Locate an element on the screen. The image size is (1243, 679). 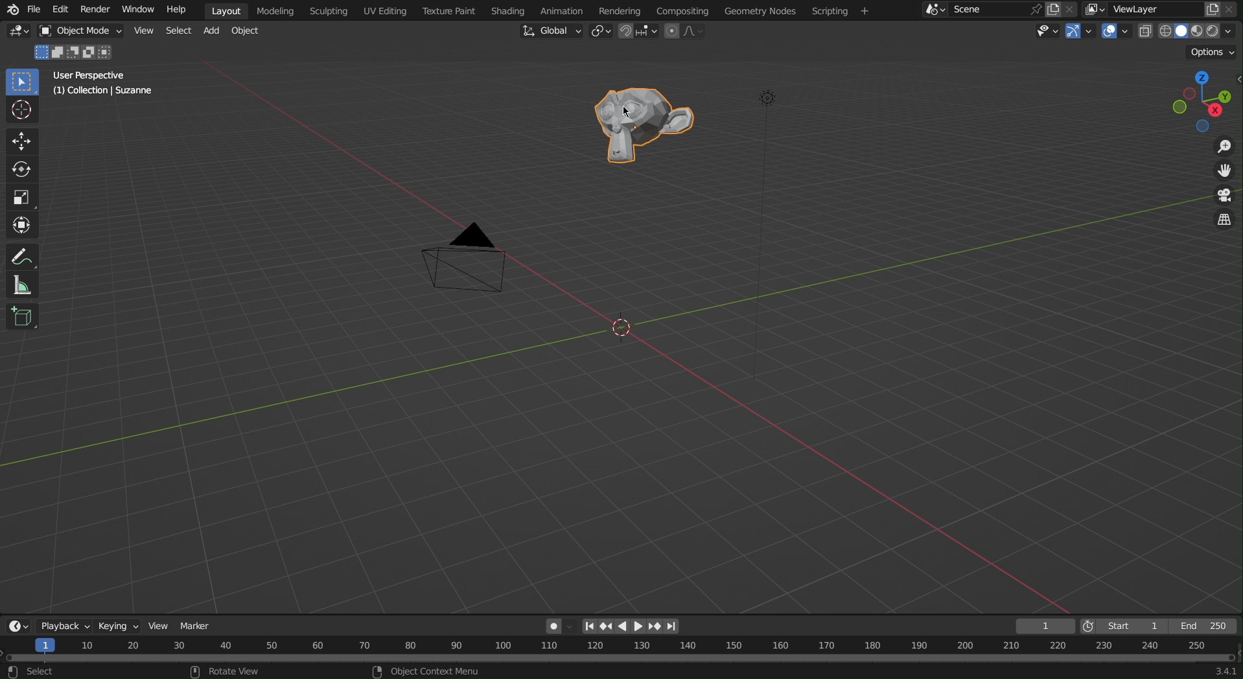
Zoom is located at coordinates (1224, 147).